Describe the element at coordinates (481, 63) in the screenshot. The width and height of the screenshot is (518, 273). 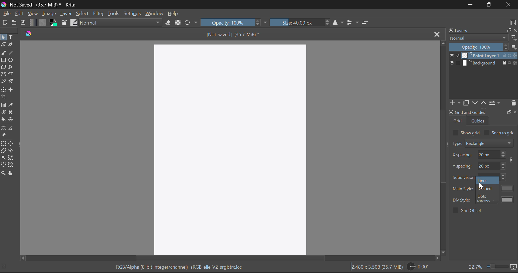
I see `layer 2` at that location.